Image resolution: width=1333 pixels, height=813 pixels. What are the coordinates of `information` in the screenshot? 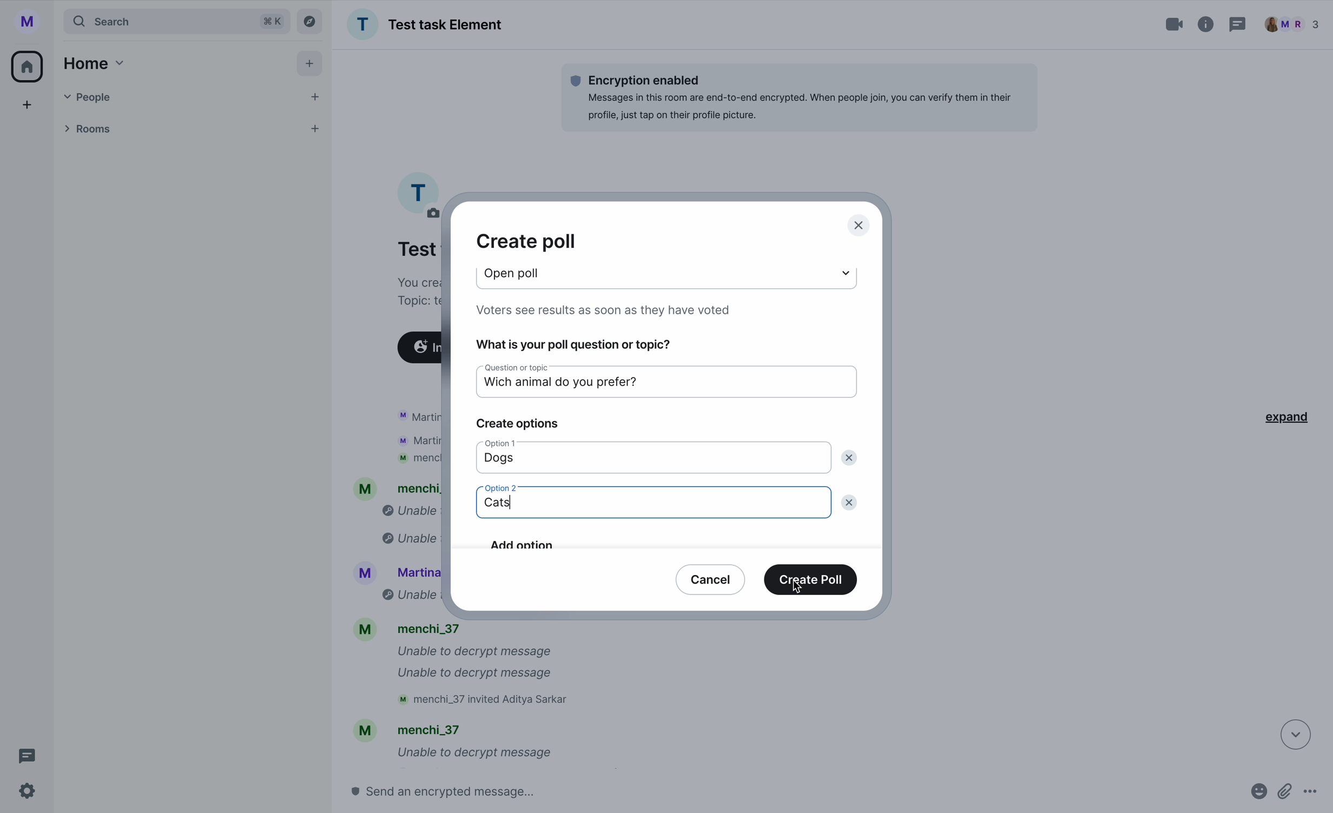 It's located at (1206, 22).